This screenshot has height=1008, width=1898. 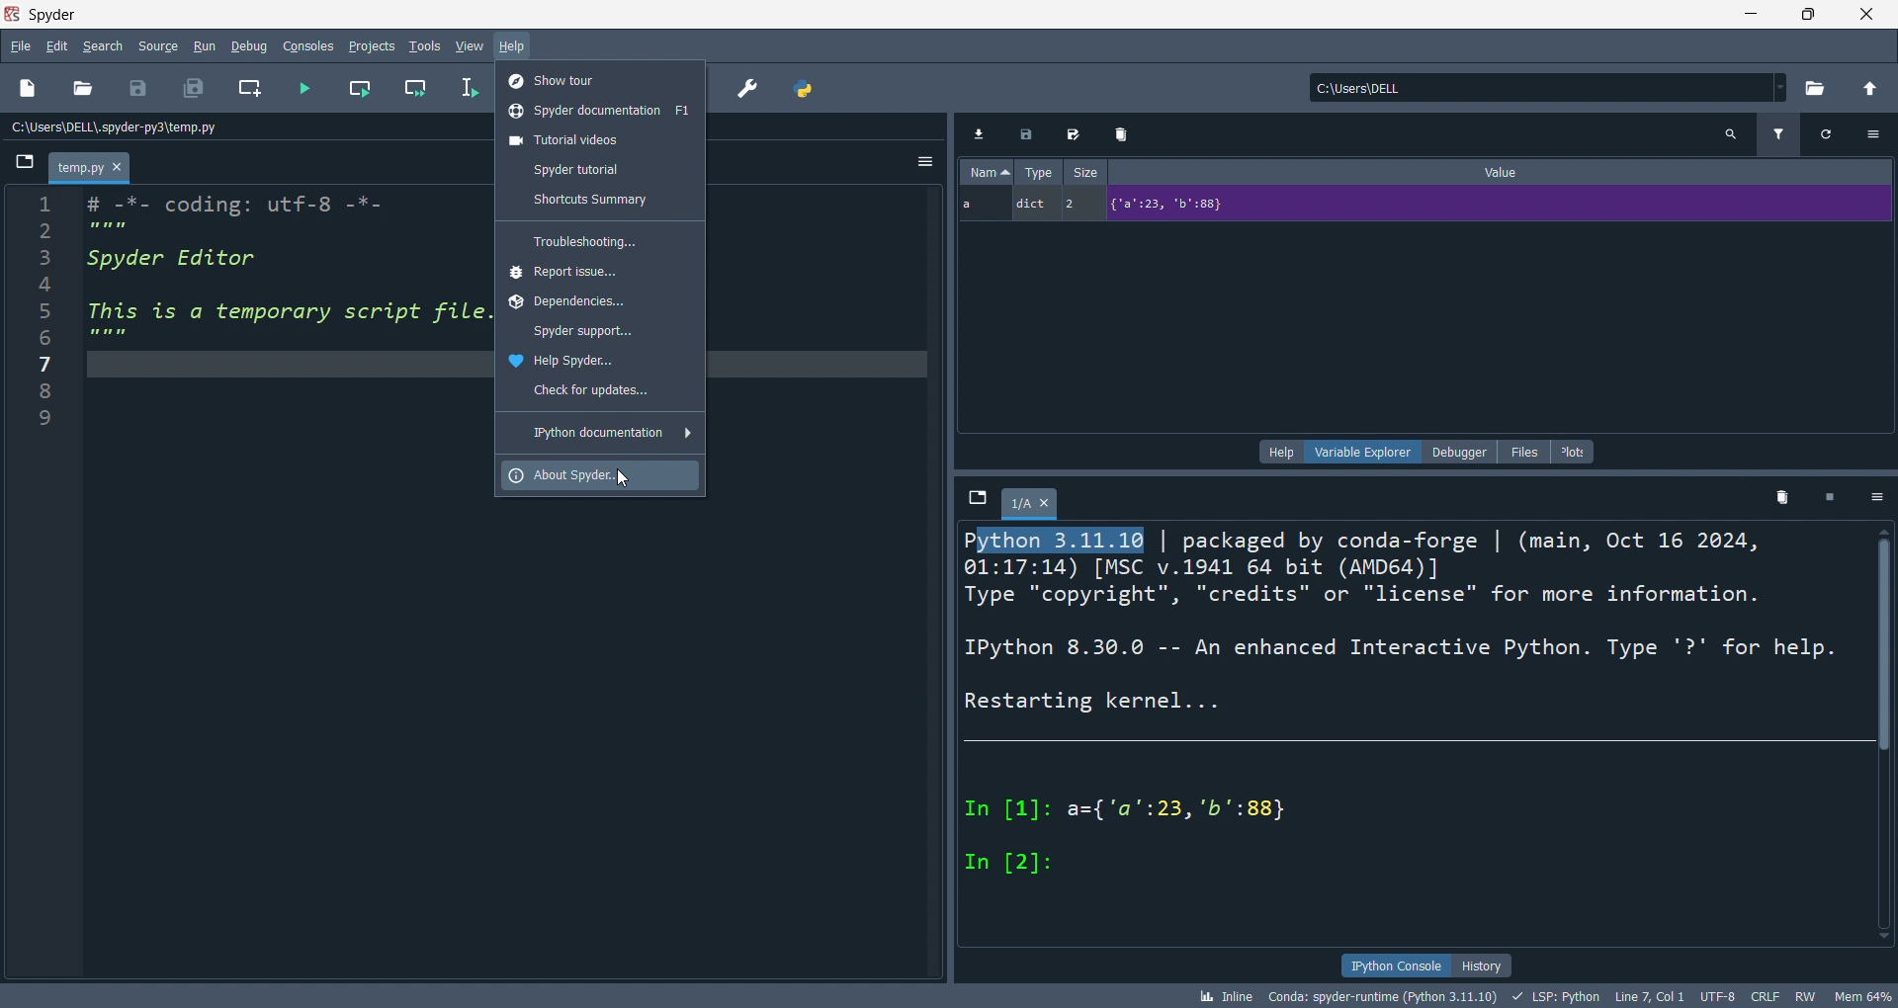 I want to click on Python 3:11:16 | packaged by conda-forge | (main, Oct 16 2024,01:17:14) [MSC v.1941 64 bit (AMD64)]Type "copyright", "credits" or "license" for more information.IPython 8.30.0 -- An enhanced Interactive Python. Type '?' for help.Restarting kernel...In [1]: a={'a":23, 'b':88}In [2]:, so click(x=1401, y=702).